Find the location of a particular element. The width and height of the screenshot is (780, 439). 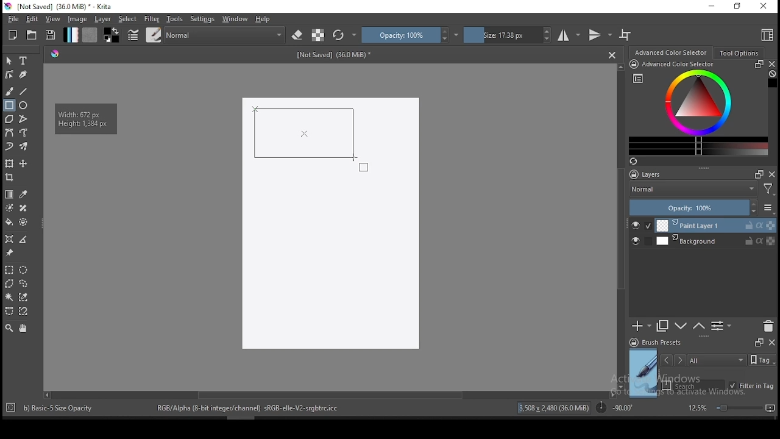

scroll bar is located at coordinates (328, 394).